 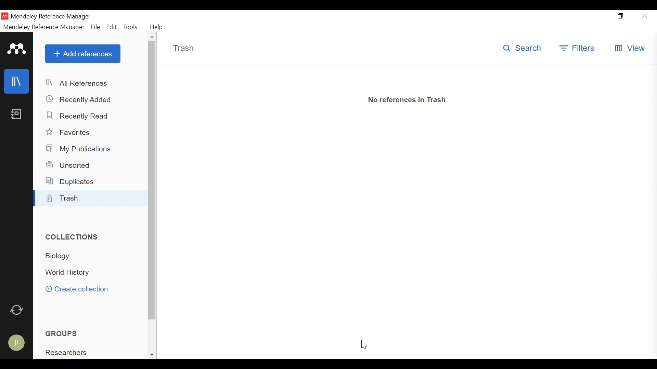 I want to click on Favorites, so click(x=73, y=132).